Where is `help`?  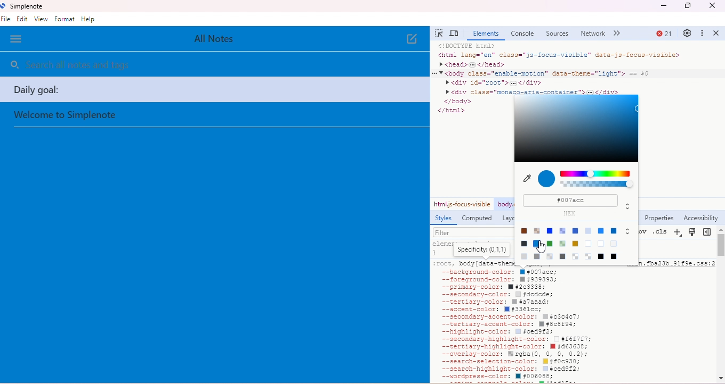
help is located at coordinates (89, 19).